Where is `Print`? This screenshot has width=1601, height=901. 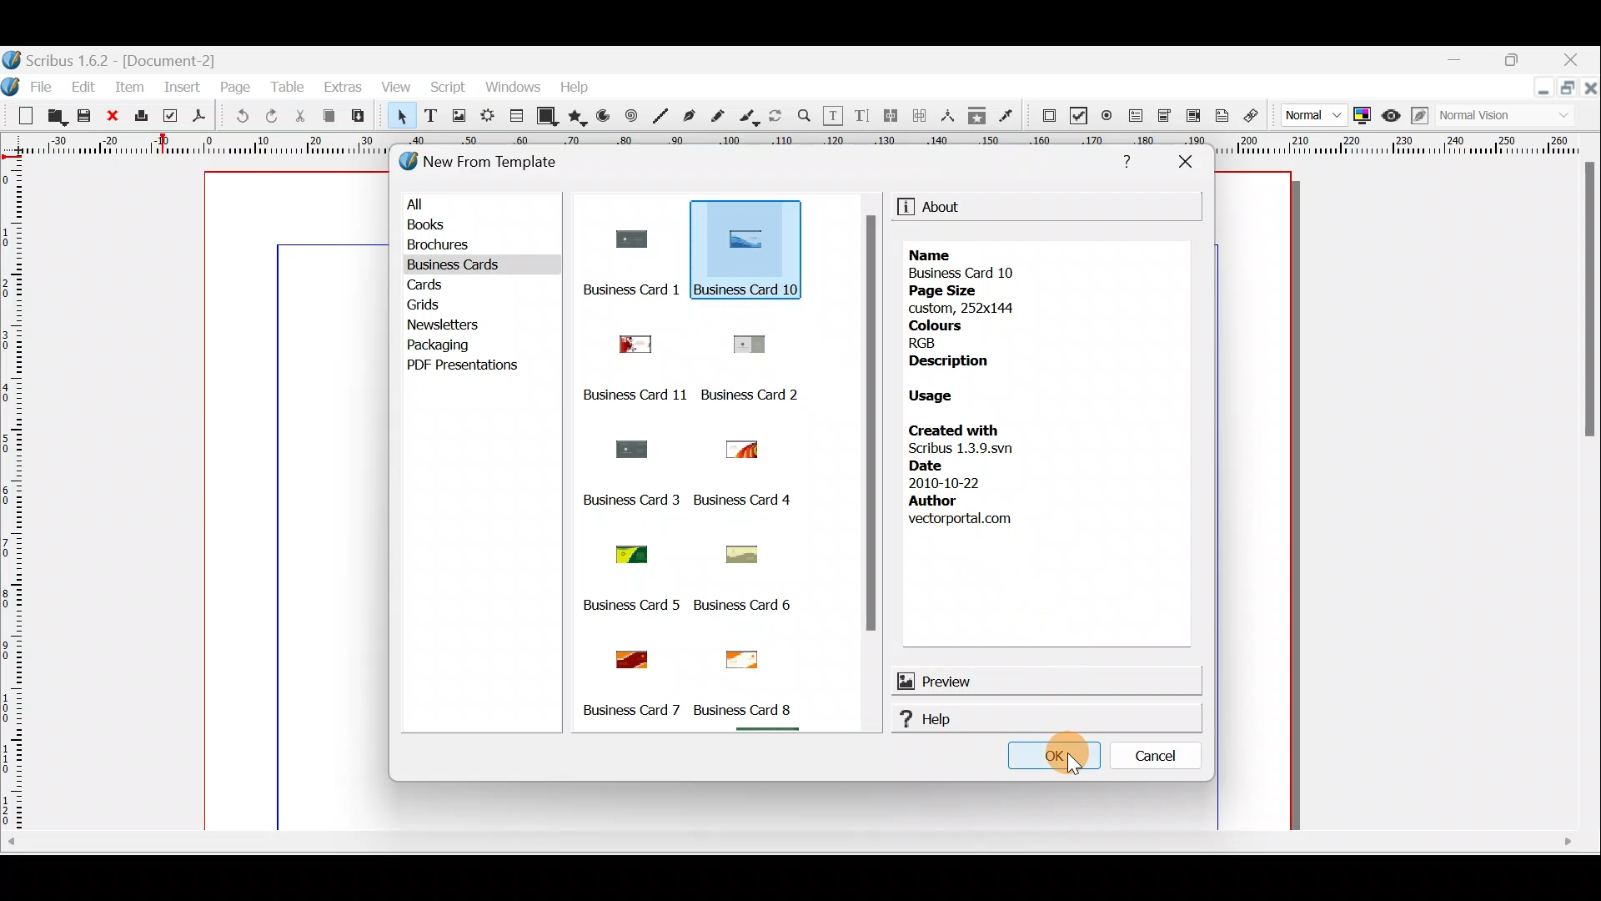
Print is located at coordinates (141, 118).